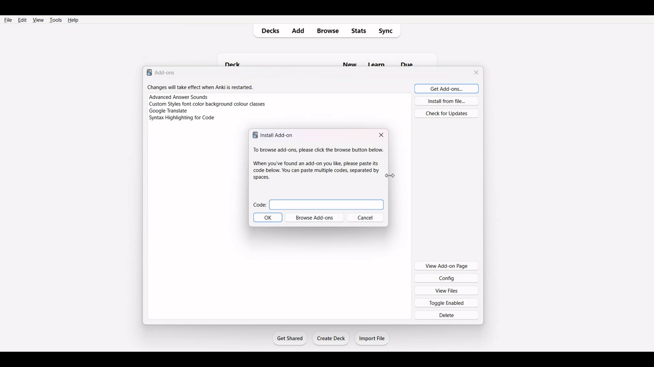 The width and height of the screenshot is (654, 367). I want to click on Browse Add-ons, so click(316, 218).